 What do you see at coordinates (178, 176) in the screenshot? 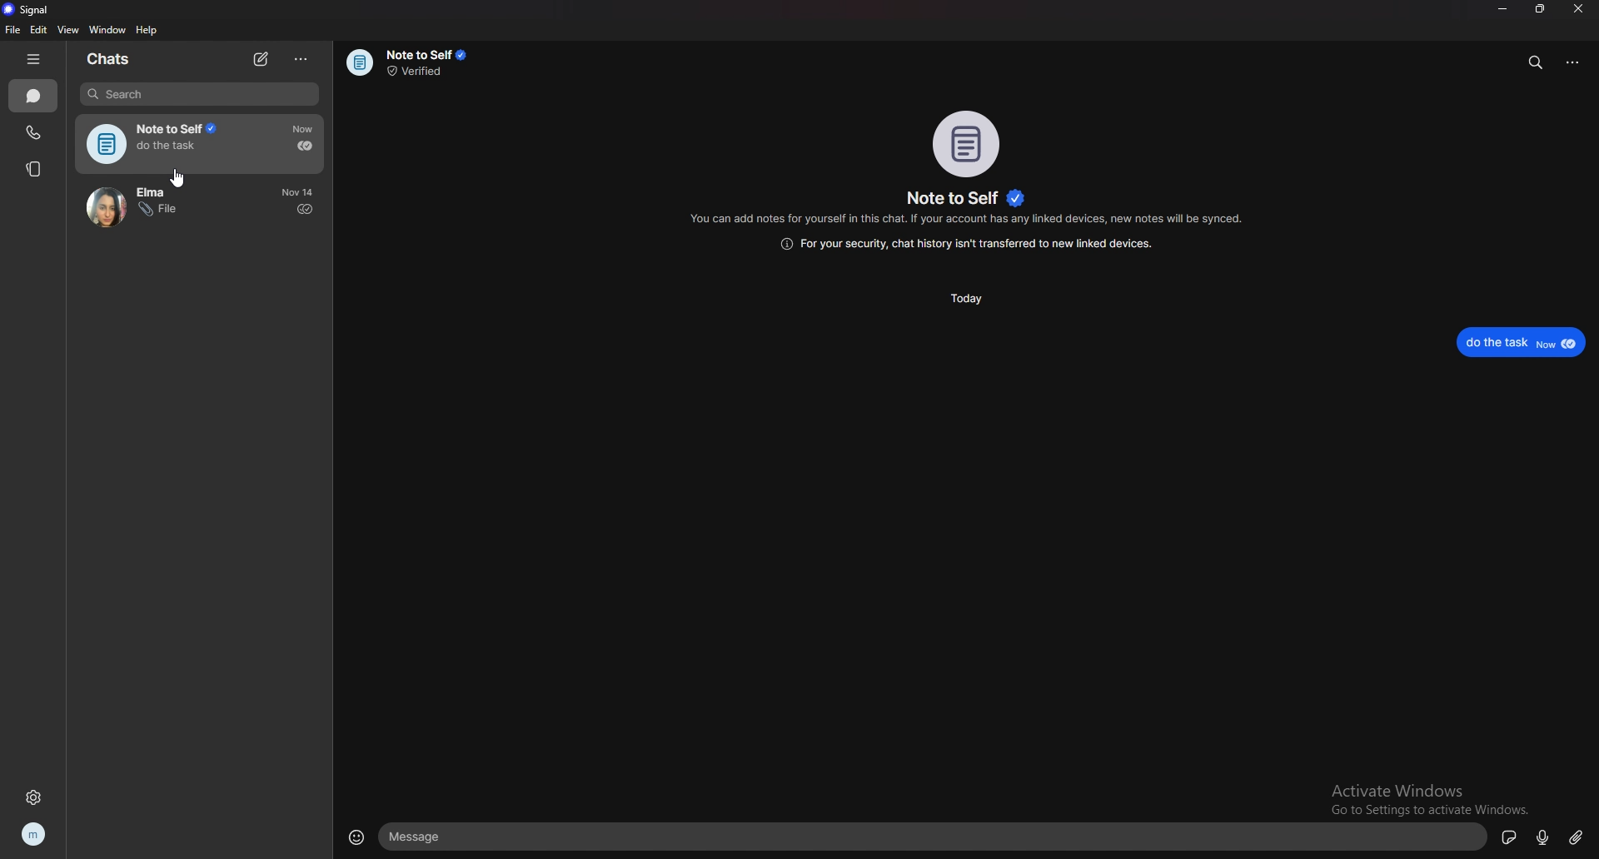
I see `cursor` at bounding box center [178, 176].